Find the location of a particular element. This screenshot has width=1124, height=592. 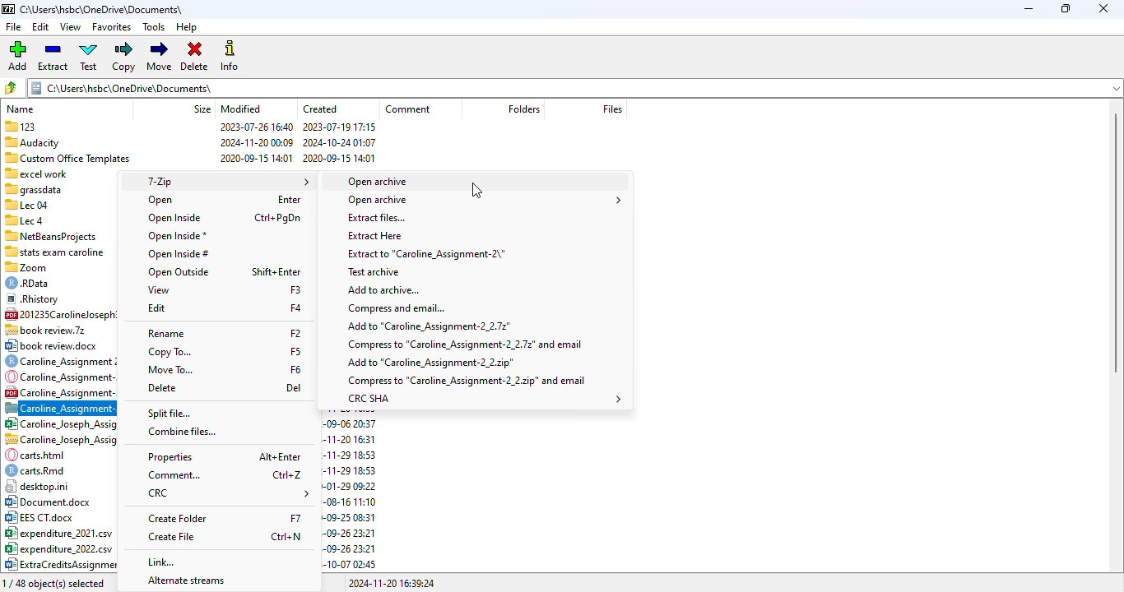

close is located at coordinates (1103, 8).